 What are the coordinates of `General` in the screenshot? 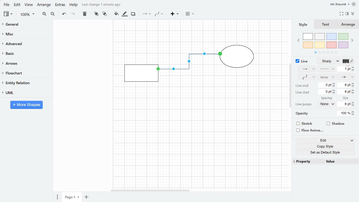 It's located at (26, 25).